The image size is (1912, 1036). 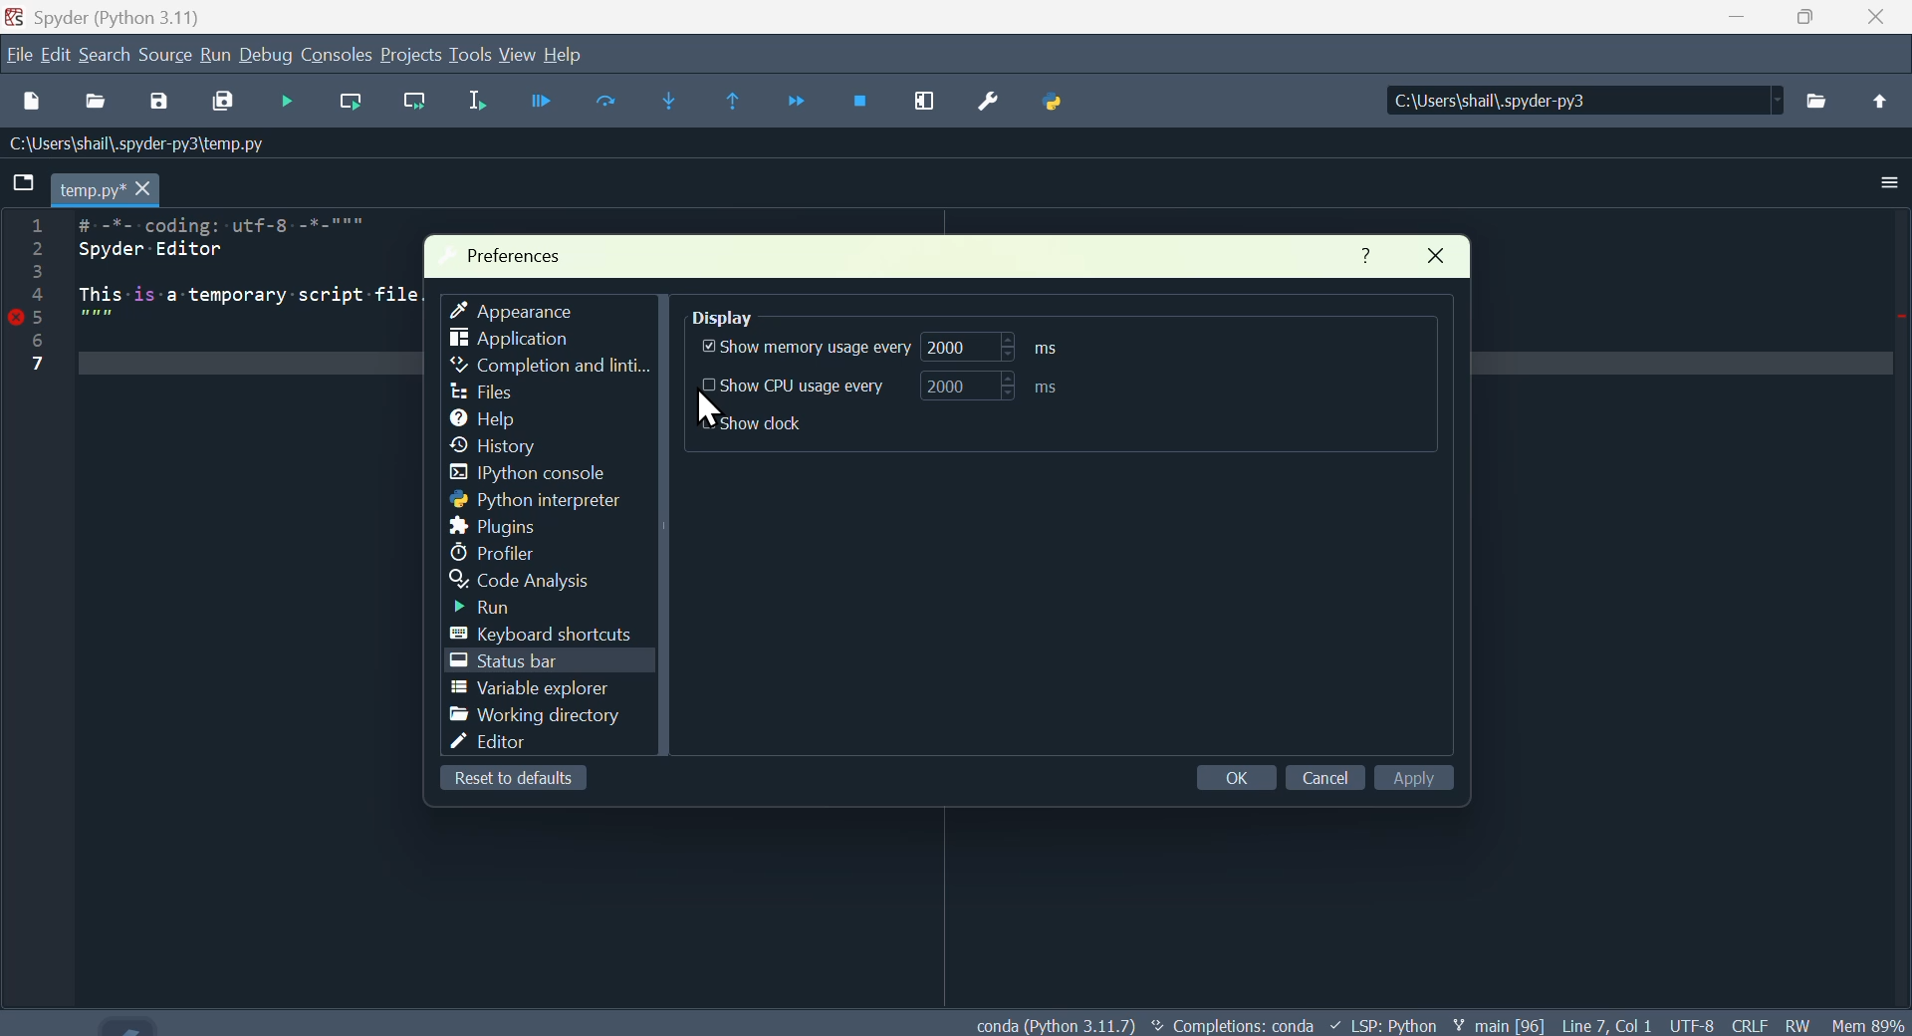 What do you see at coordinates (670, 99) in the screenshot?
I see `Step into function` at bounding box center [670, 99].